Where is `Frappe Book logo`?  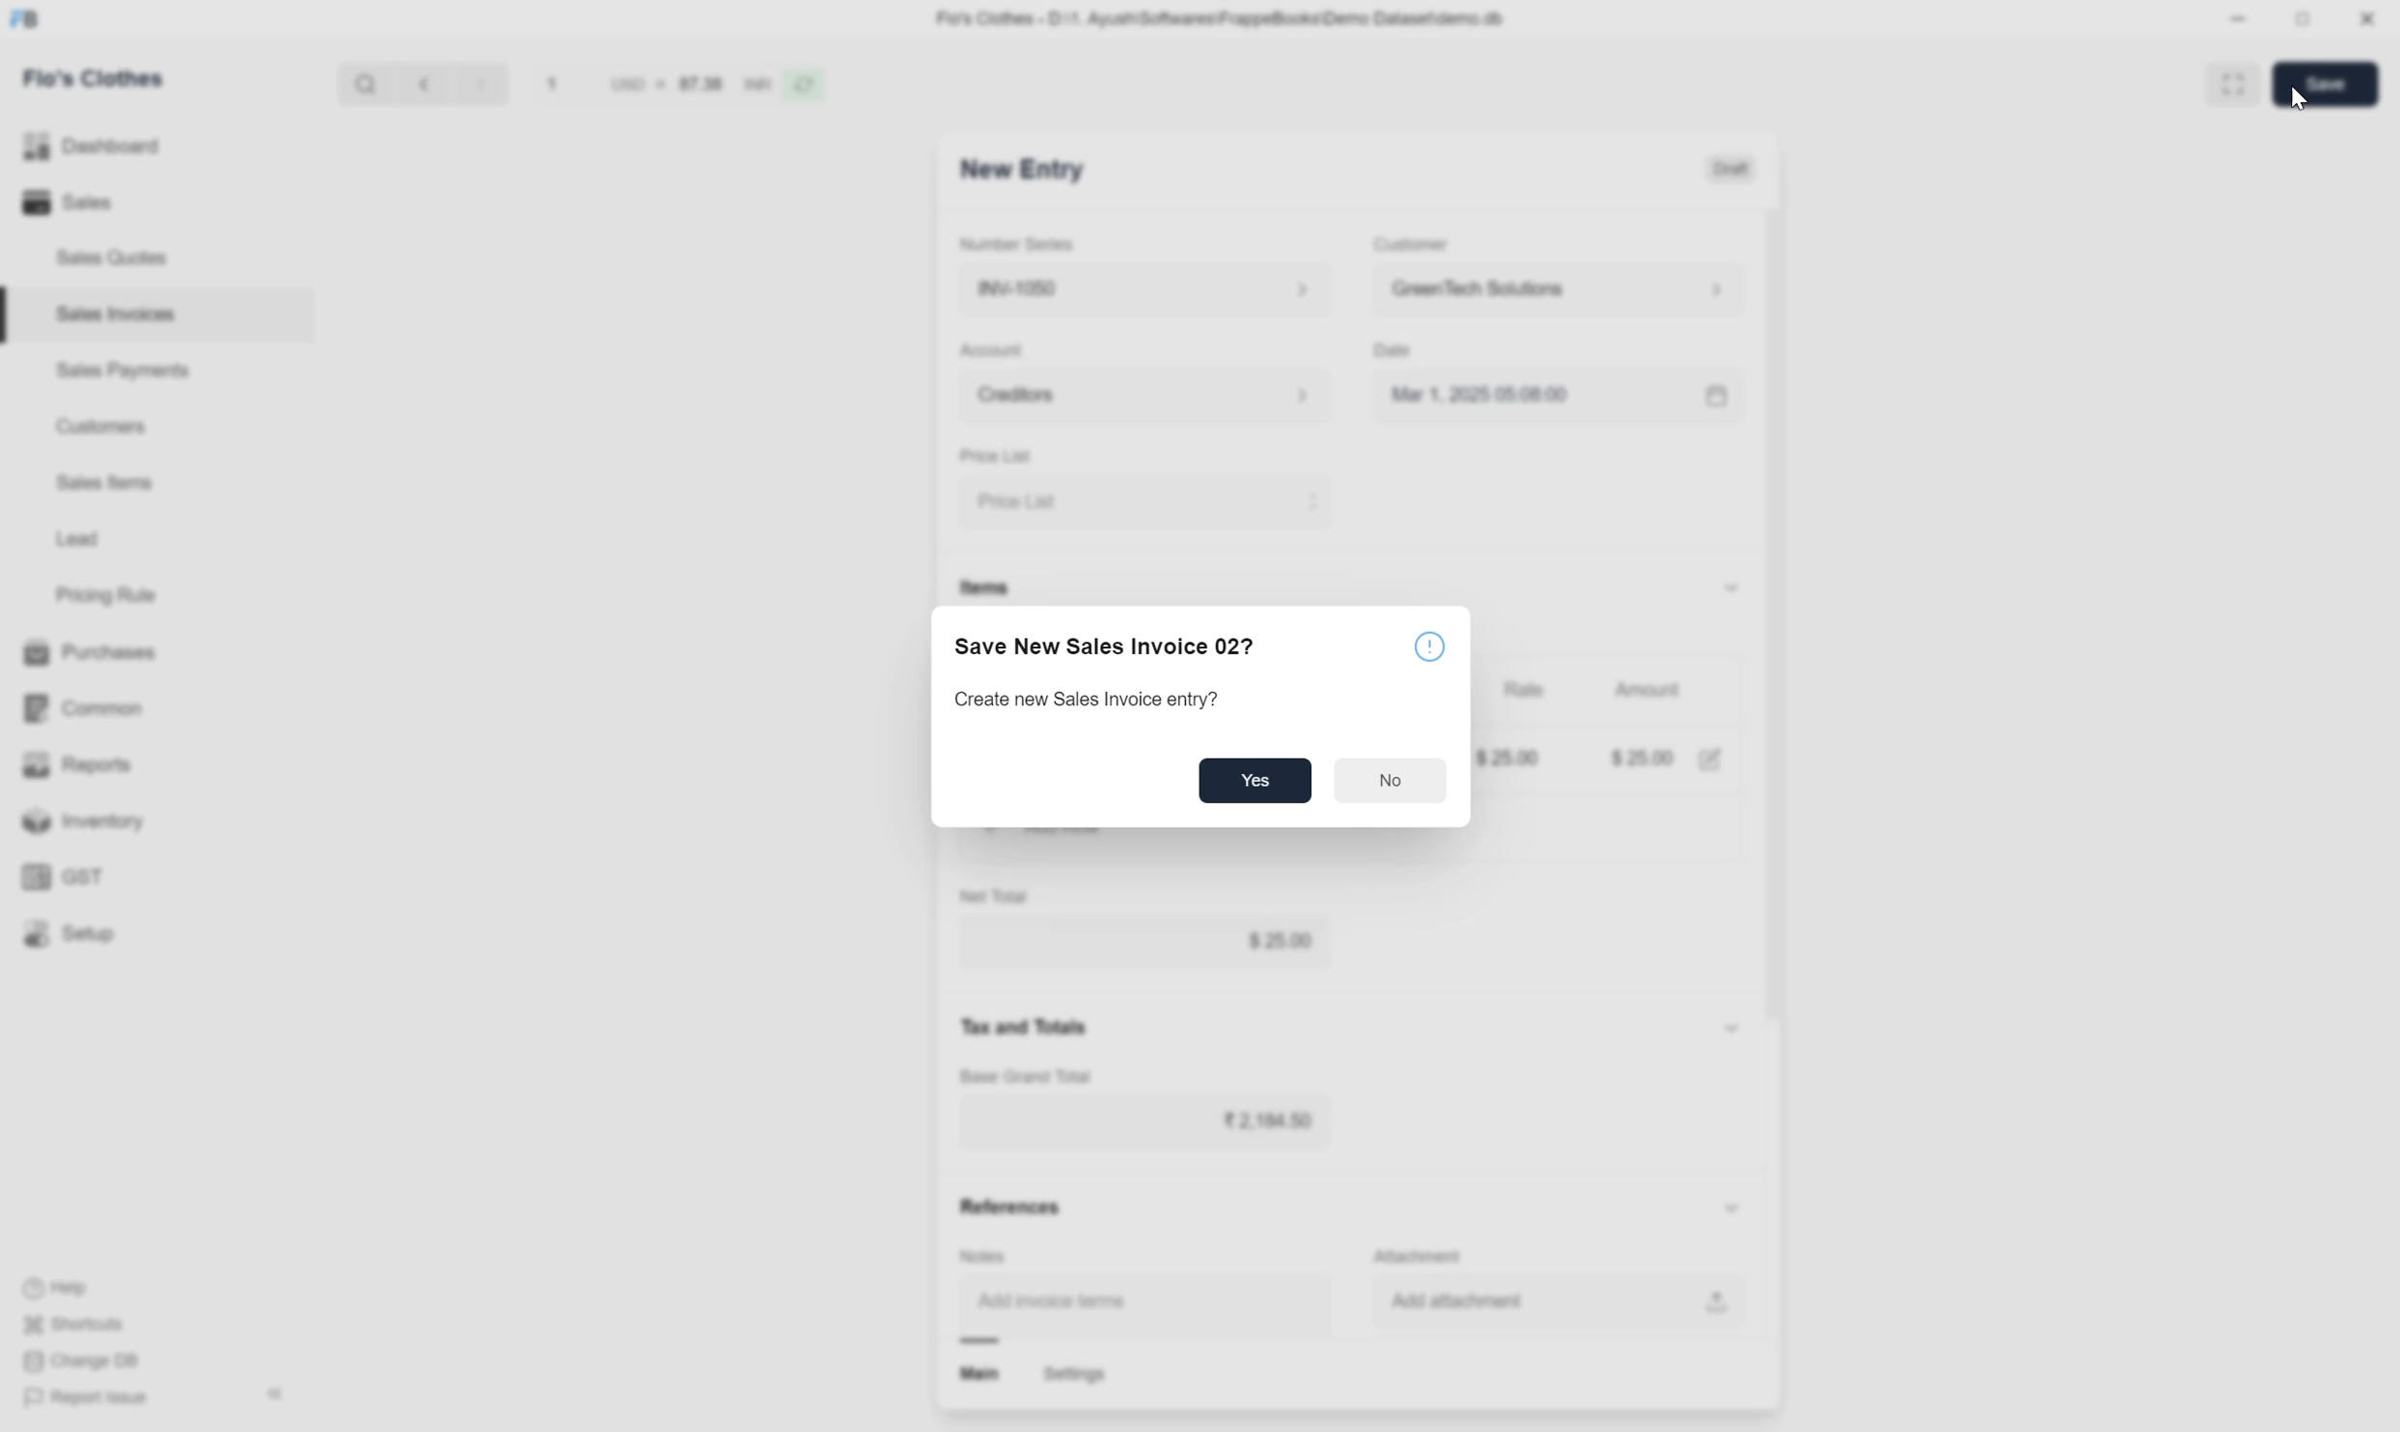
Frappe Book logo is located at coordinates (31, 21).